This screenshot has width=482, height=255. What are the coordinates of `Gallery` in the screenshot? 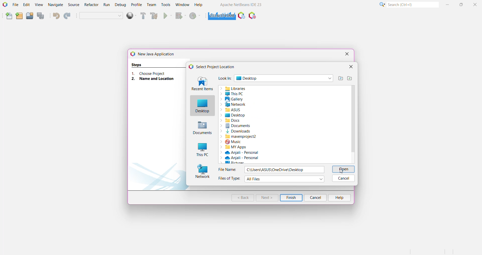 It's located at (246, 99).